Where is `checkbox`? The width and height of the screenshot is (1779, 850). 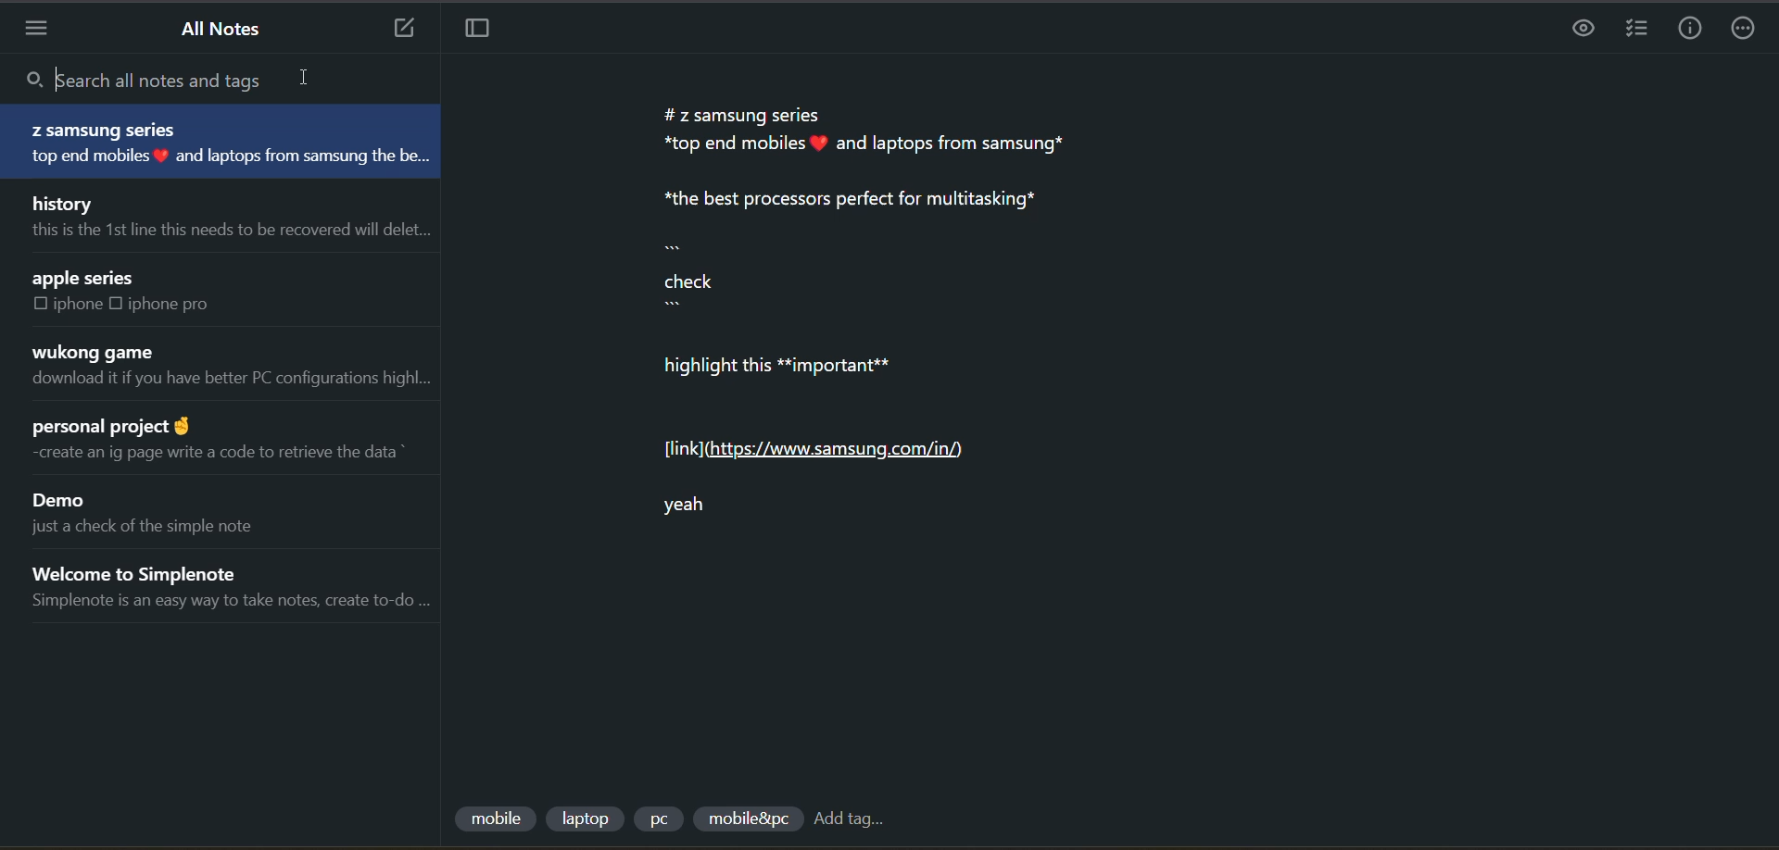 checkbox is located at coordinates (37, 304).